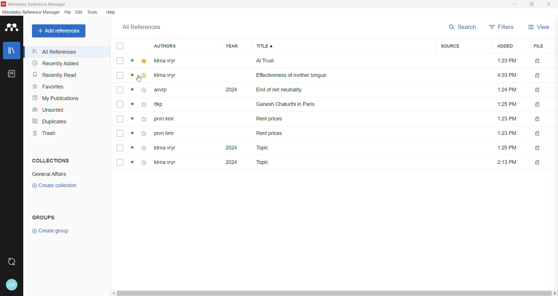 The image size is (558, 296). I want to click on 2024, so click(226, 148).